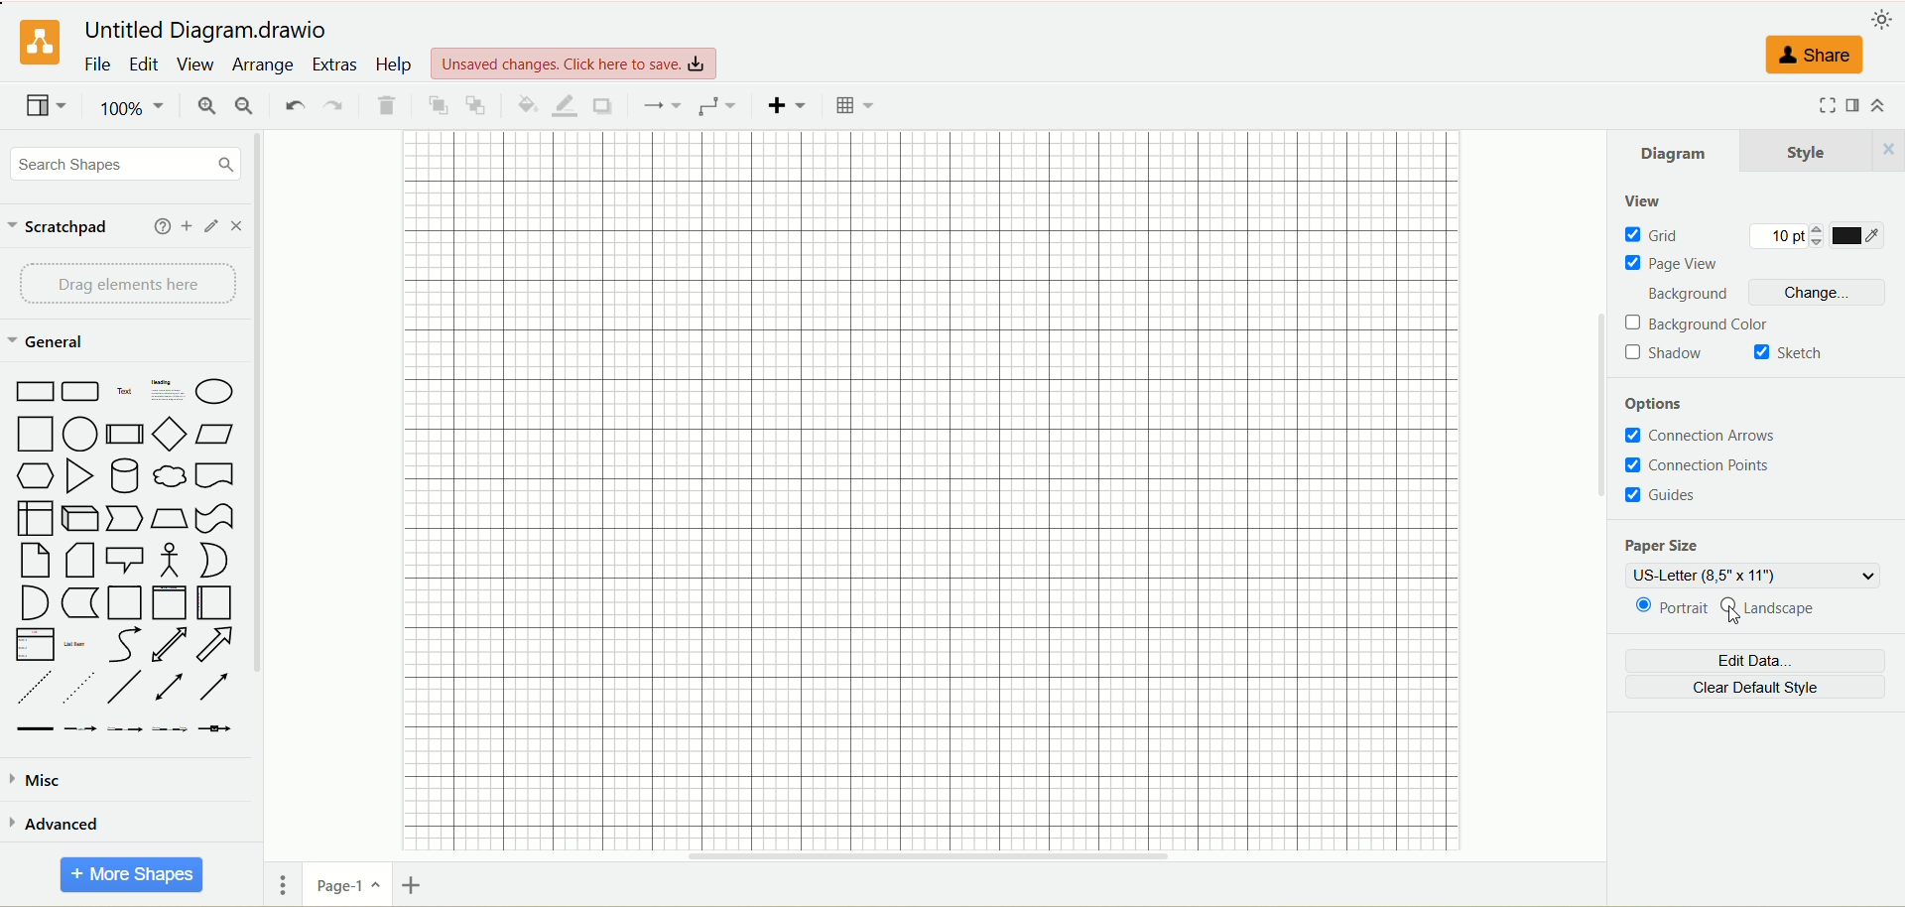  Describe the element at coordinates (350, 887) in the screenshot. I see `page-1` at that location.